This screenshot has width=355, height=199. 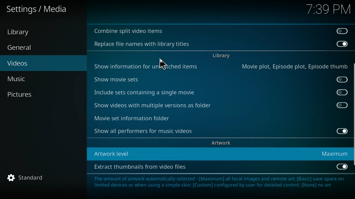 What do you see at coordinates (157, 106) in the screenshot?
I see `show videos` at bounding box center [157, 106].